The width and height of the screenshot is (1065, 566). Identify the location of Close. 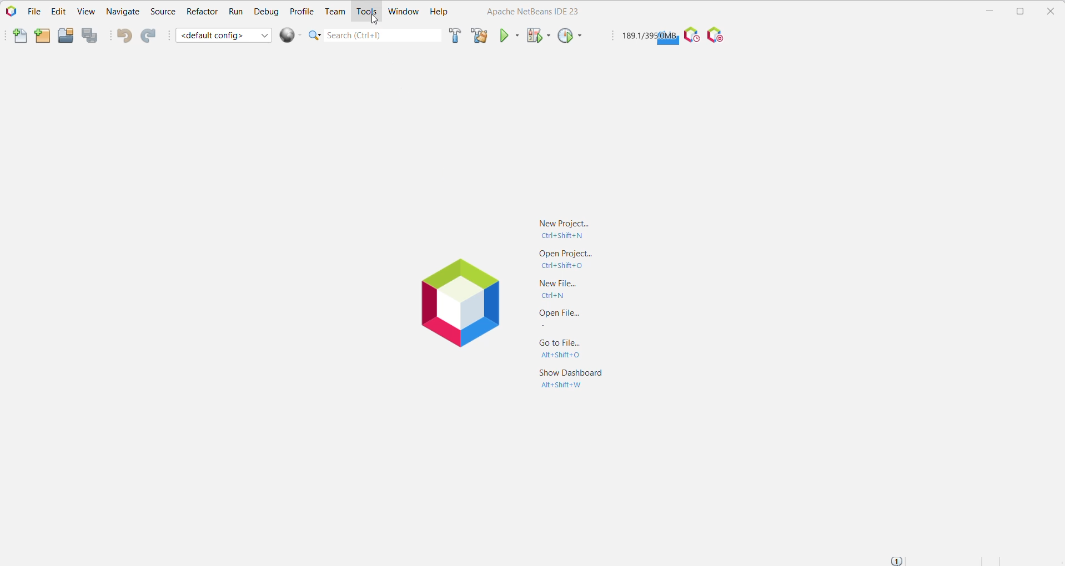
(1053, 12).